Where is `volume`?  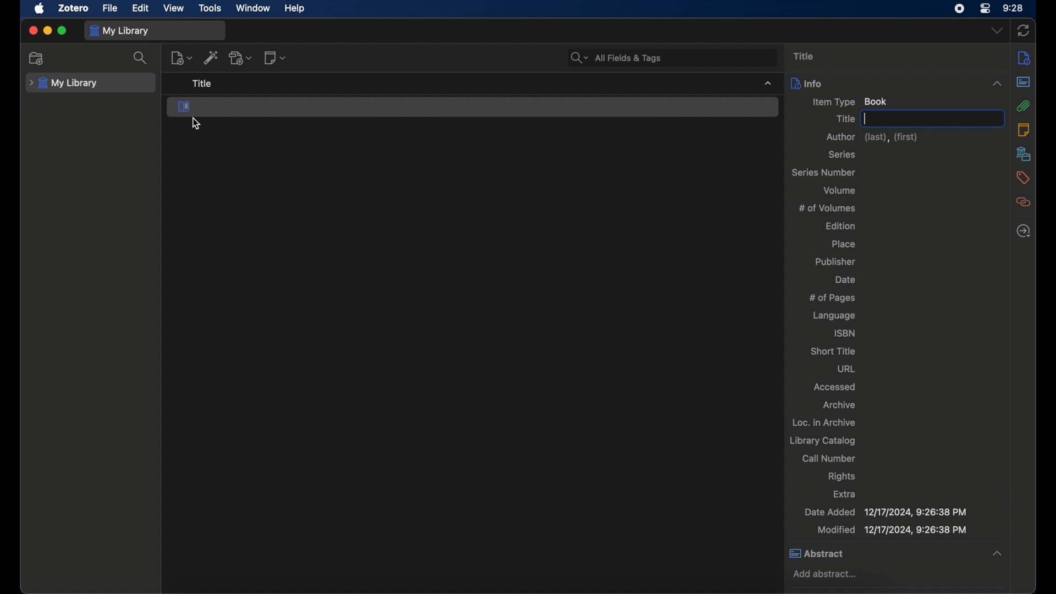
volume is located at coordinates (839, 191).